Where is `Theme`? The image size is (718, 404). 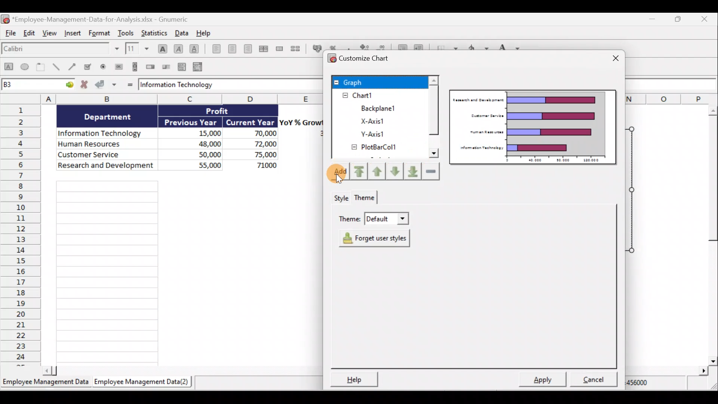 Theme is located at coordinates (373, 217).